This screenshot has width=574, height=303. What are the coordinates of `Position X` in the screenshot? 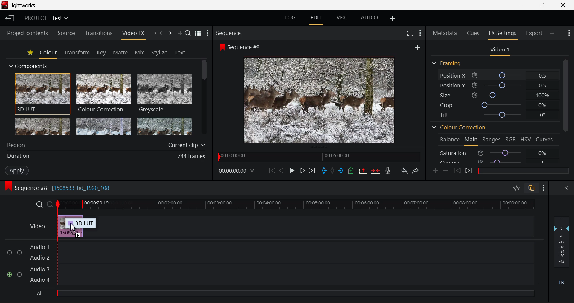 It's located at (497, 75).